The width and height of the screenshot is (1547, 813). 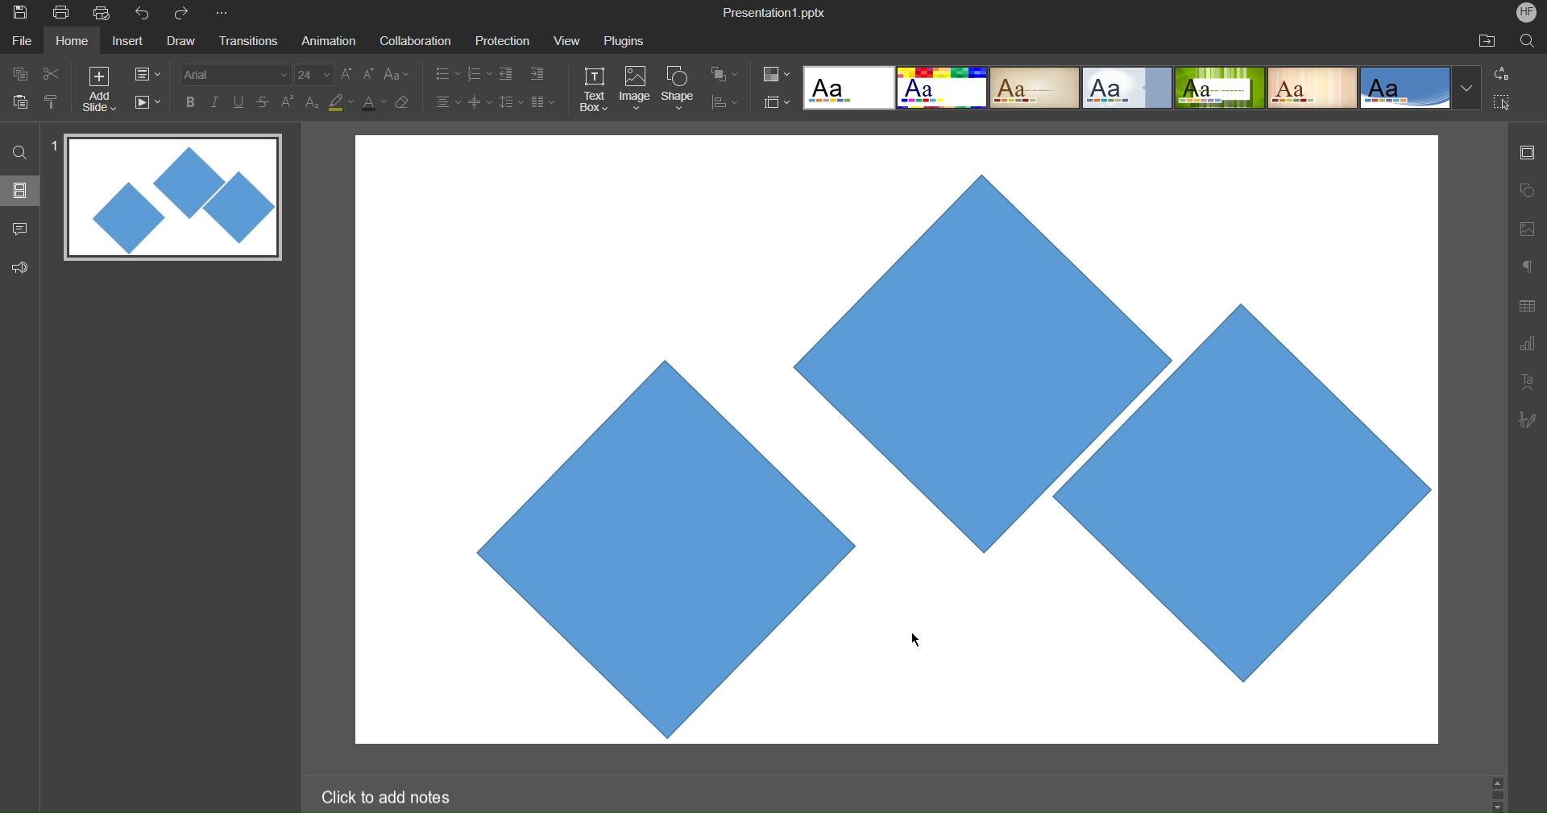 What do you see at coordinates (777, 11) in the screenshot?
I see `Presentation Title` at bounding box center [777, 11].